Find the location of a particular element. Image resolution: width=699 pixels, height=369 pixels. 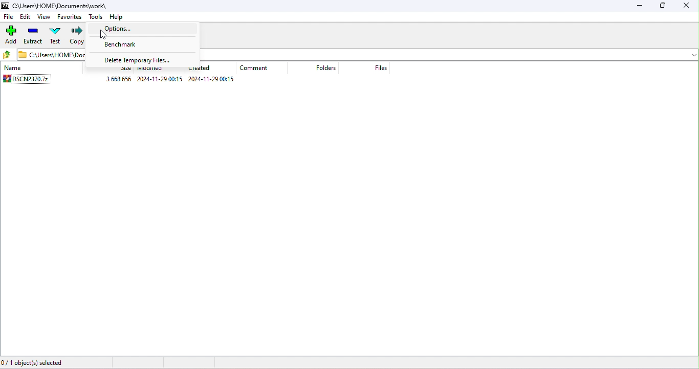

close is located at coordinates (687, 6).